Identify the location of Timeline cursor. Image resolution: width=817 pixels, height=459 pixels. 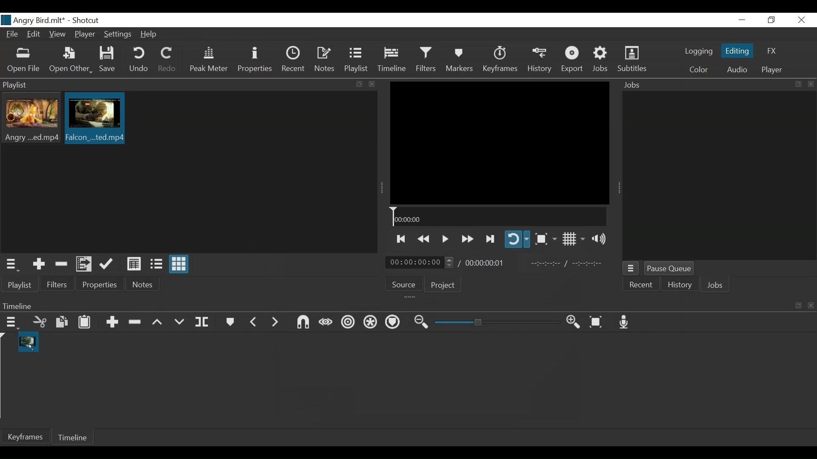
(5, 377).